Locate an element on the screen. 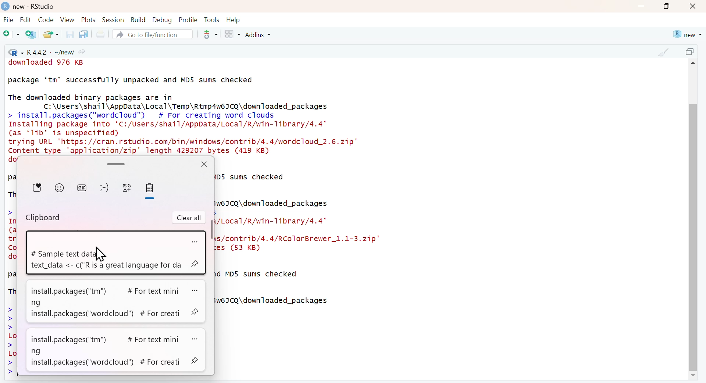 The image size is (706, 383). more options is located at coordinates (210, 34).